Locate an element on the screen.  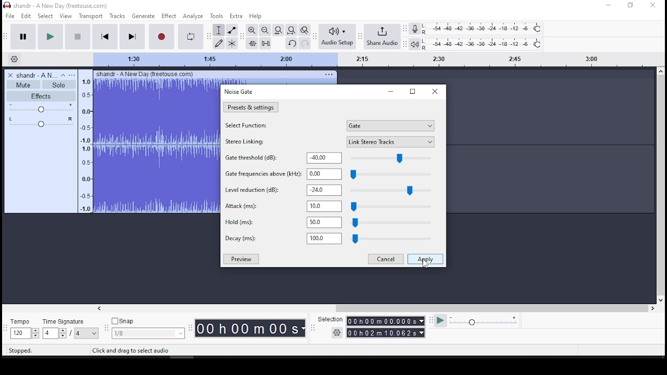
fit selection to width is located at coordinates (278, 30).